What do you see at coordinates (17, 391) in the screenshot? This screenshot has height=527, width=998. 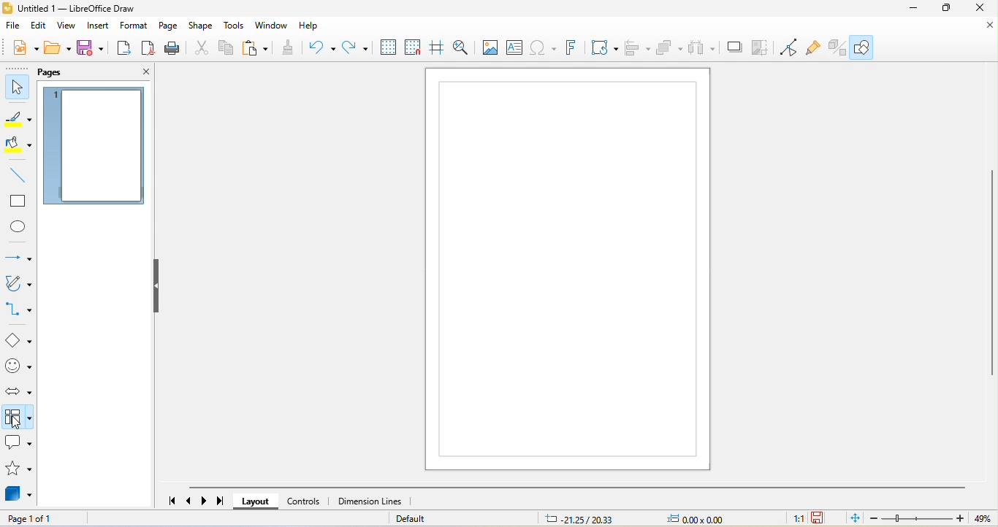 I see `block arrow` at bounding box center [17, 391].